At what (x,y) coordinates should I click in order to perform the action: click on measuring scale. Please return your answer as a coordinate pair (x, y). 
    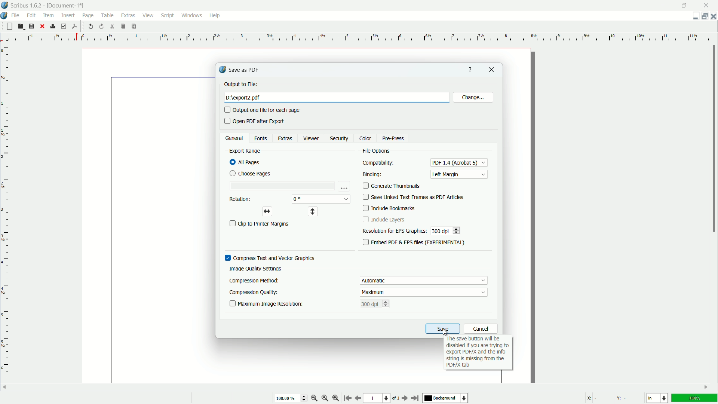
    Looking at the image, I should click on (7, 208).